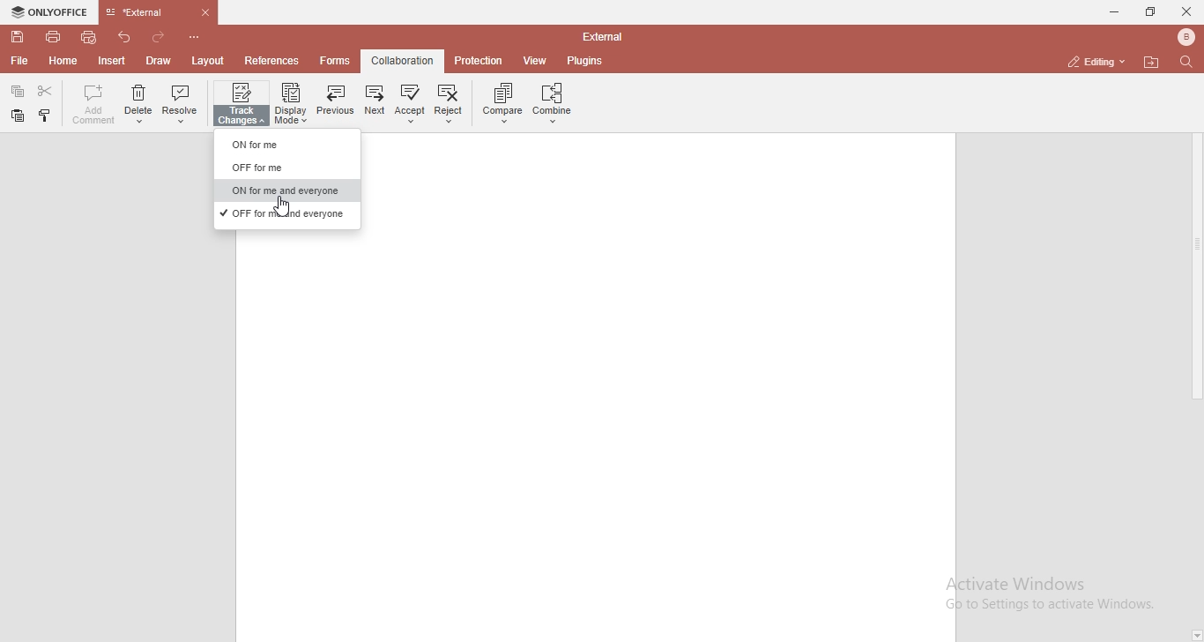 Image resolution: width=1204 pixels, height=642 pixels. Describe the element at coordinates (1152, 11) in the screenshot. I see `restore` at that location.